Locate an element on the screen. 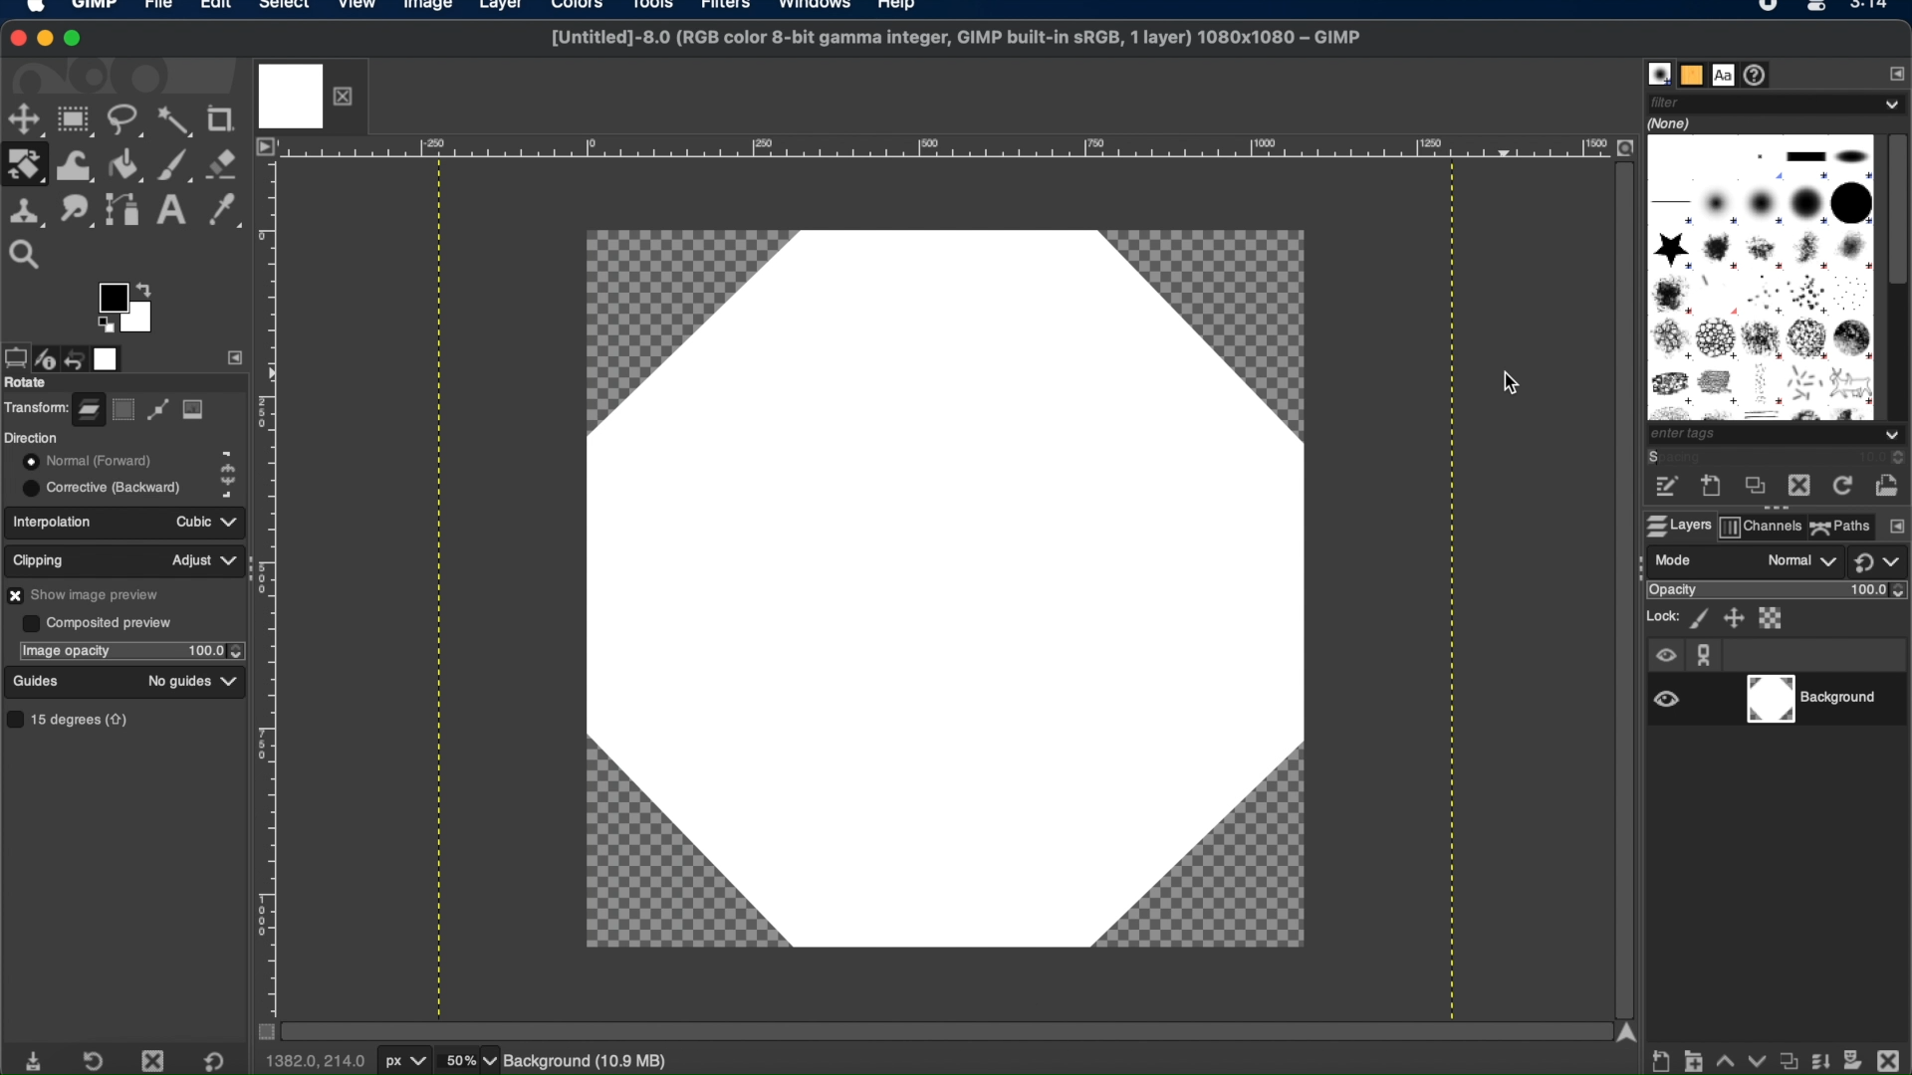  background is located at coordinates (601, 1060).